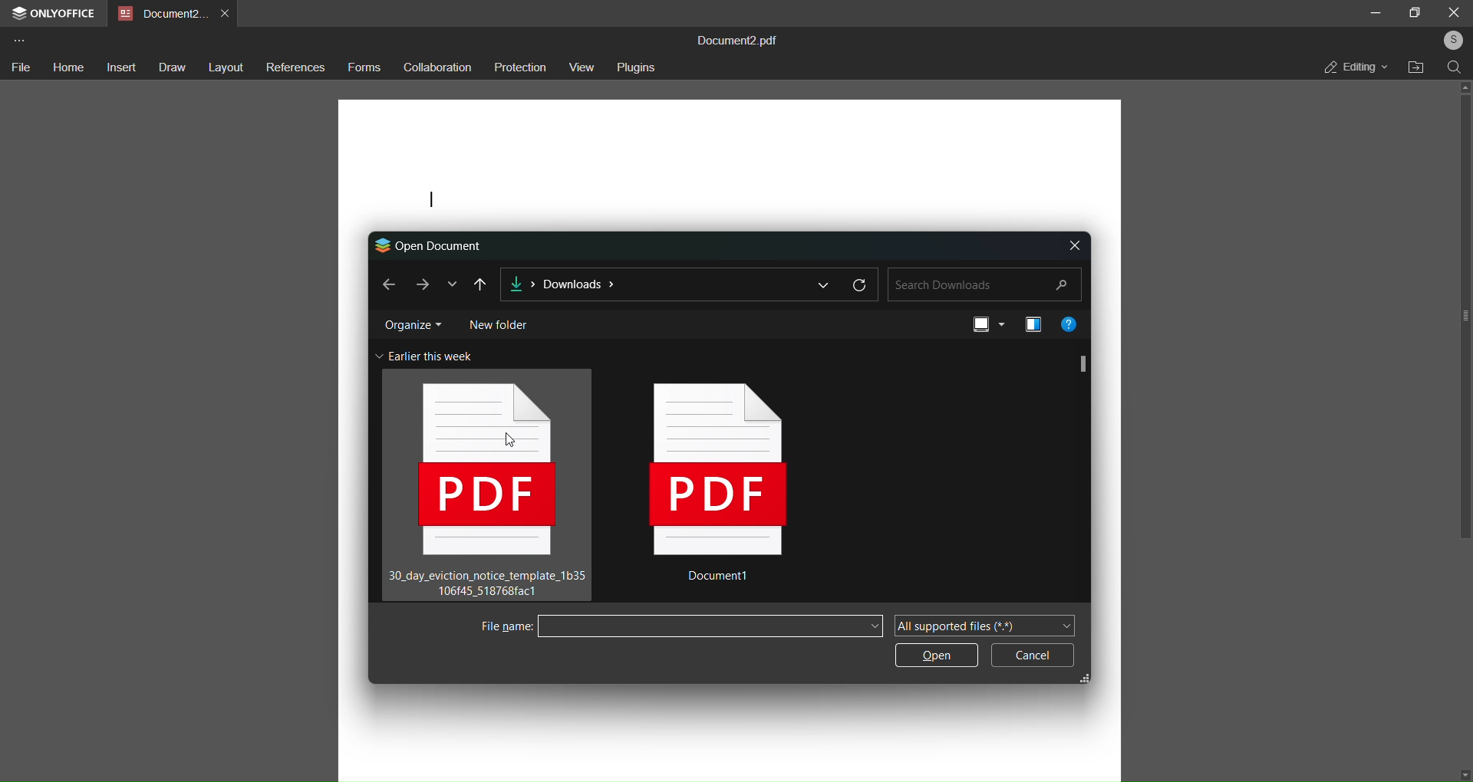  Describe the element at coordinates (436, 68) in the screenshot. I see `collaboration` at that location.